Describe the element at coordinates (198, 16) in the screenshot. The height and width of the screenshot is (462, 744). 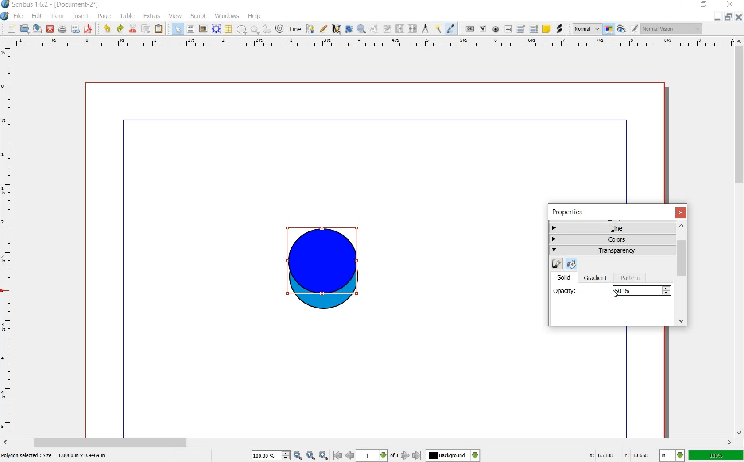
I see `script` at that location.